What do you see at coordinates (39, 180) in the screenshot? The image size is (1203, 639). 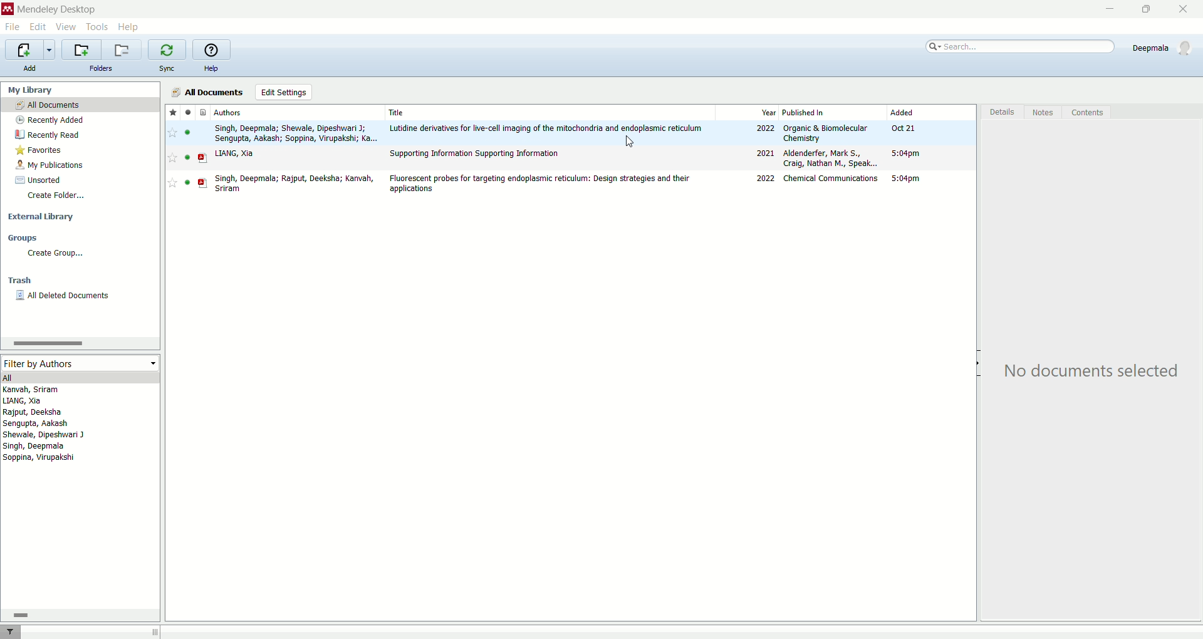 I see `sorted` at bounding box center [39, 180].